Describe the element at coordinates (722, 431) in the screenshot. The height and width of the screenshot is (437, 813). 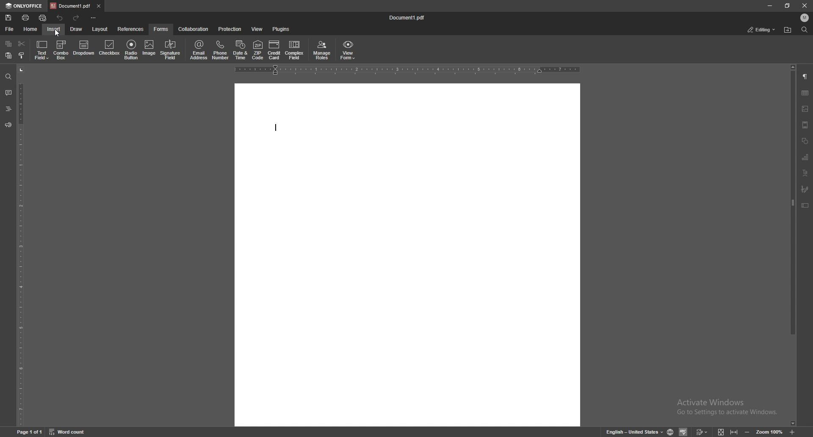
I see `fit to screen` at that location.